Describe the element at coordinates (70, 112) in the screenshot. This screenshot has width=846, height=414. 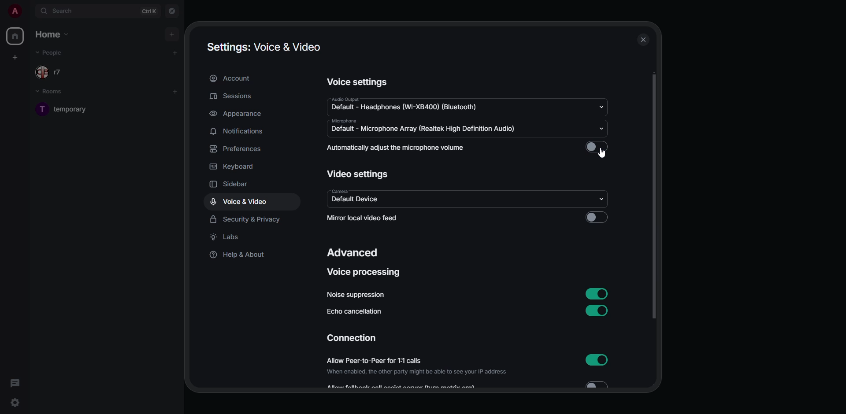
I see `T temporary` at that location.